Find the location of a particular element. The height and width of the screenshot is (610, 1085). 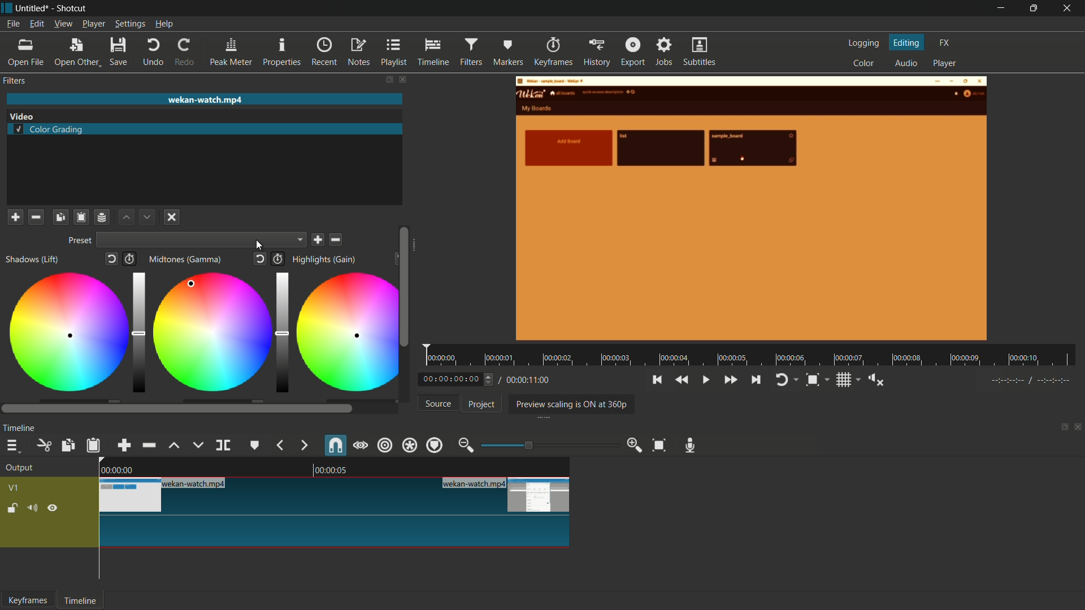

next marker is located at coordinates (303, 446).